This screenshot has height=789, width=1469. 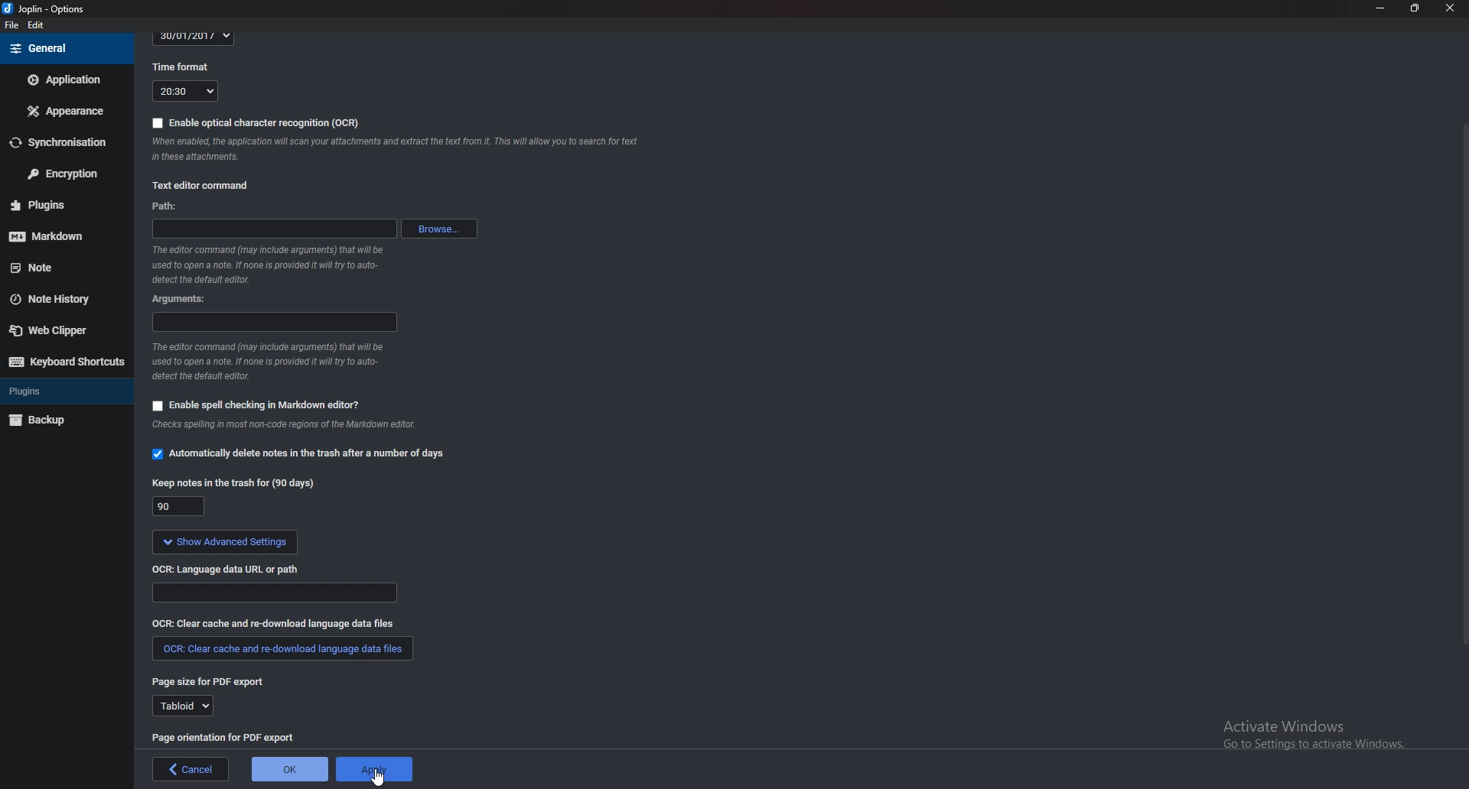 I want to click on Resize, so click(x=1415, y=8).